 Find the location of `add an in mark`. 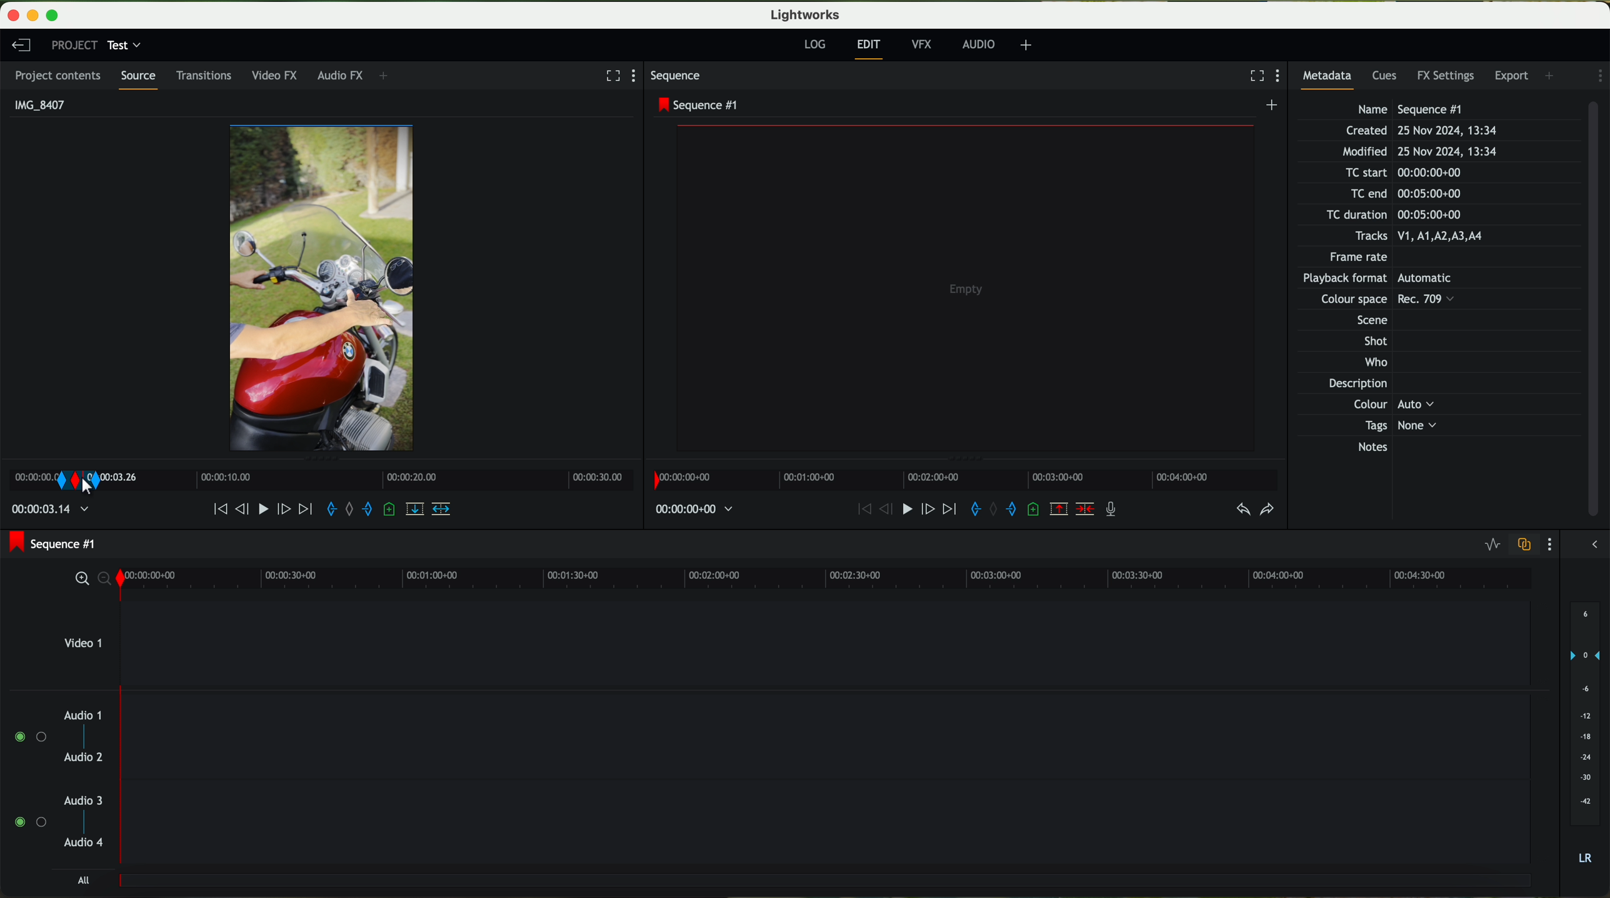

add an in mark is located at coordinates (333, 511).